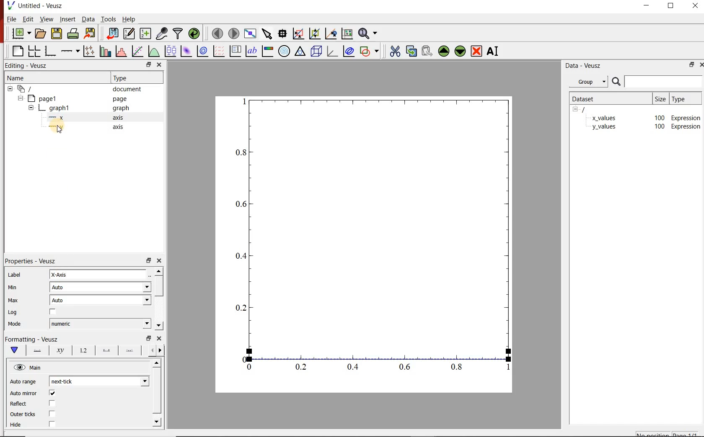 The height and width of the screenshot is (437, 704). What do you see at coordinates (8, 5) in the screenshot?
I see `veusz logo` at bounding box center [8, 5].